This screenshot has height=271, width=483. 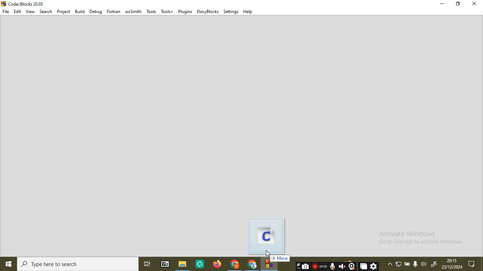 I want to click on Restore, so click(x=457, y=4).